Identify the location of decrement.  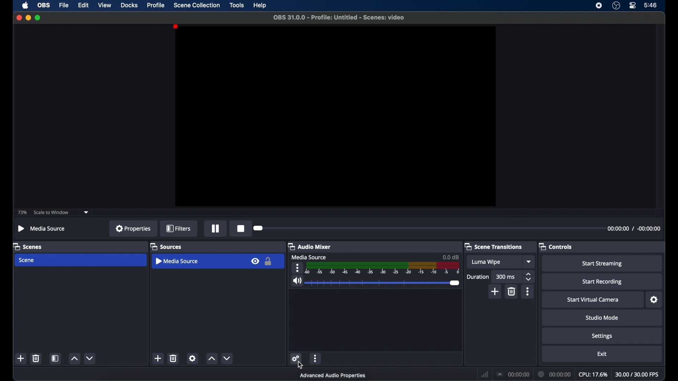
(227, 358).